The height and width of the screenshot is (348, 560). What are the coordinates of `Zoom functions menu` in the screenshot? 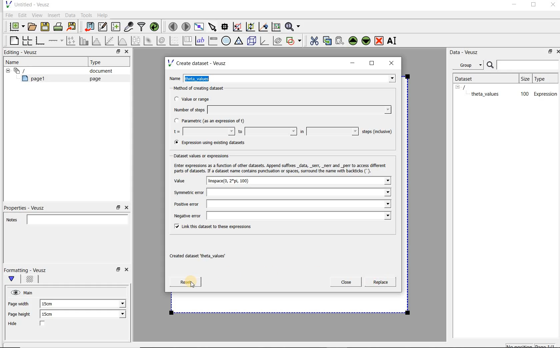 It's located at (293, 25).